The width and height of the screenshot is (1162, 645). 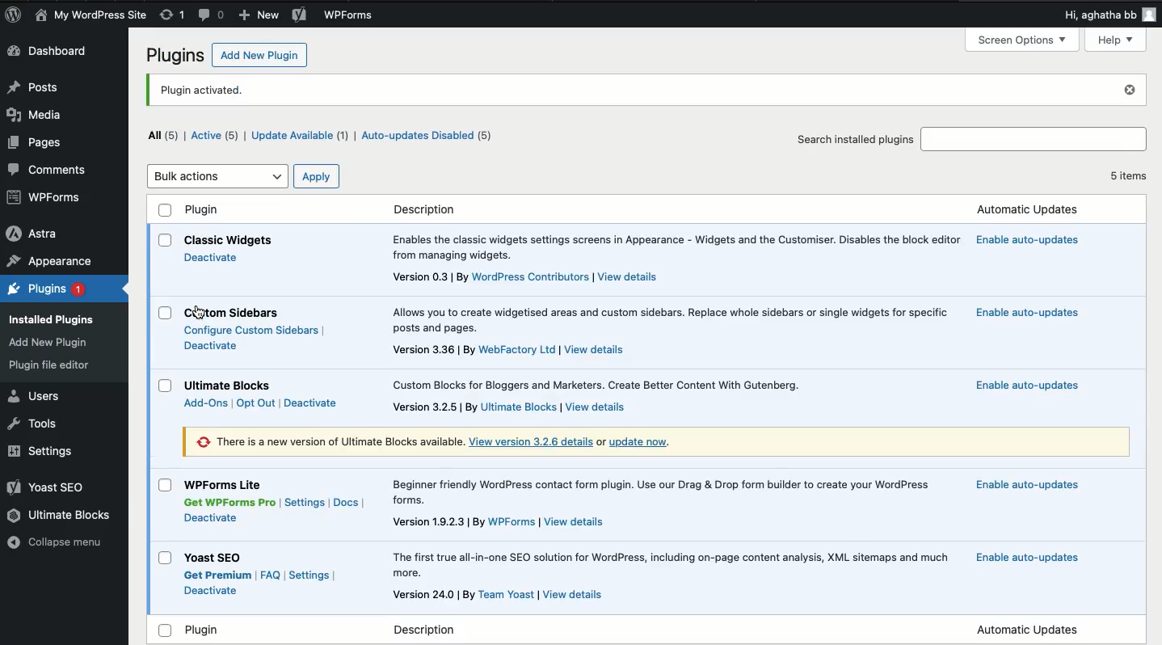 What do you see at coordinates (166, 386) in the screenshot?
I see `checkbox` at bounding box center [166, 386].